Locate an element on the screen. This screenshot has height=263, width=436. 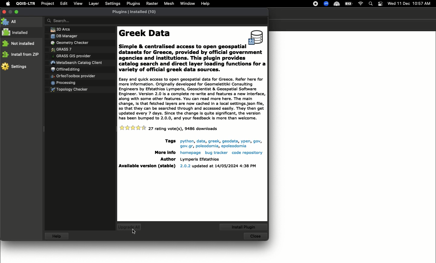
Internet is located at coordinates (361, 3).